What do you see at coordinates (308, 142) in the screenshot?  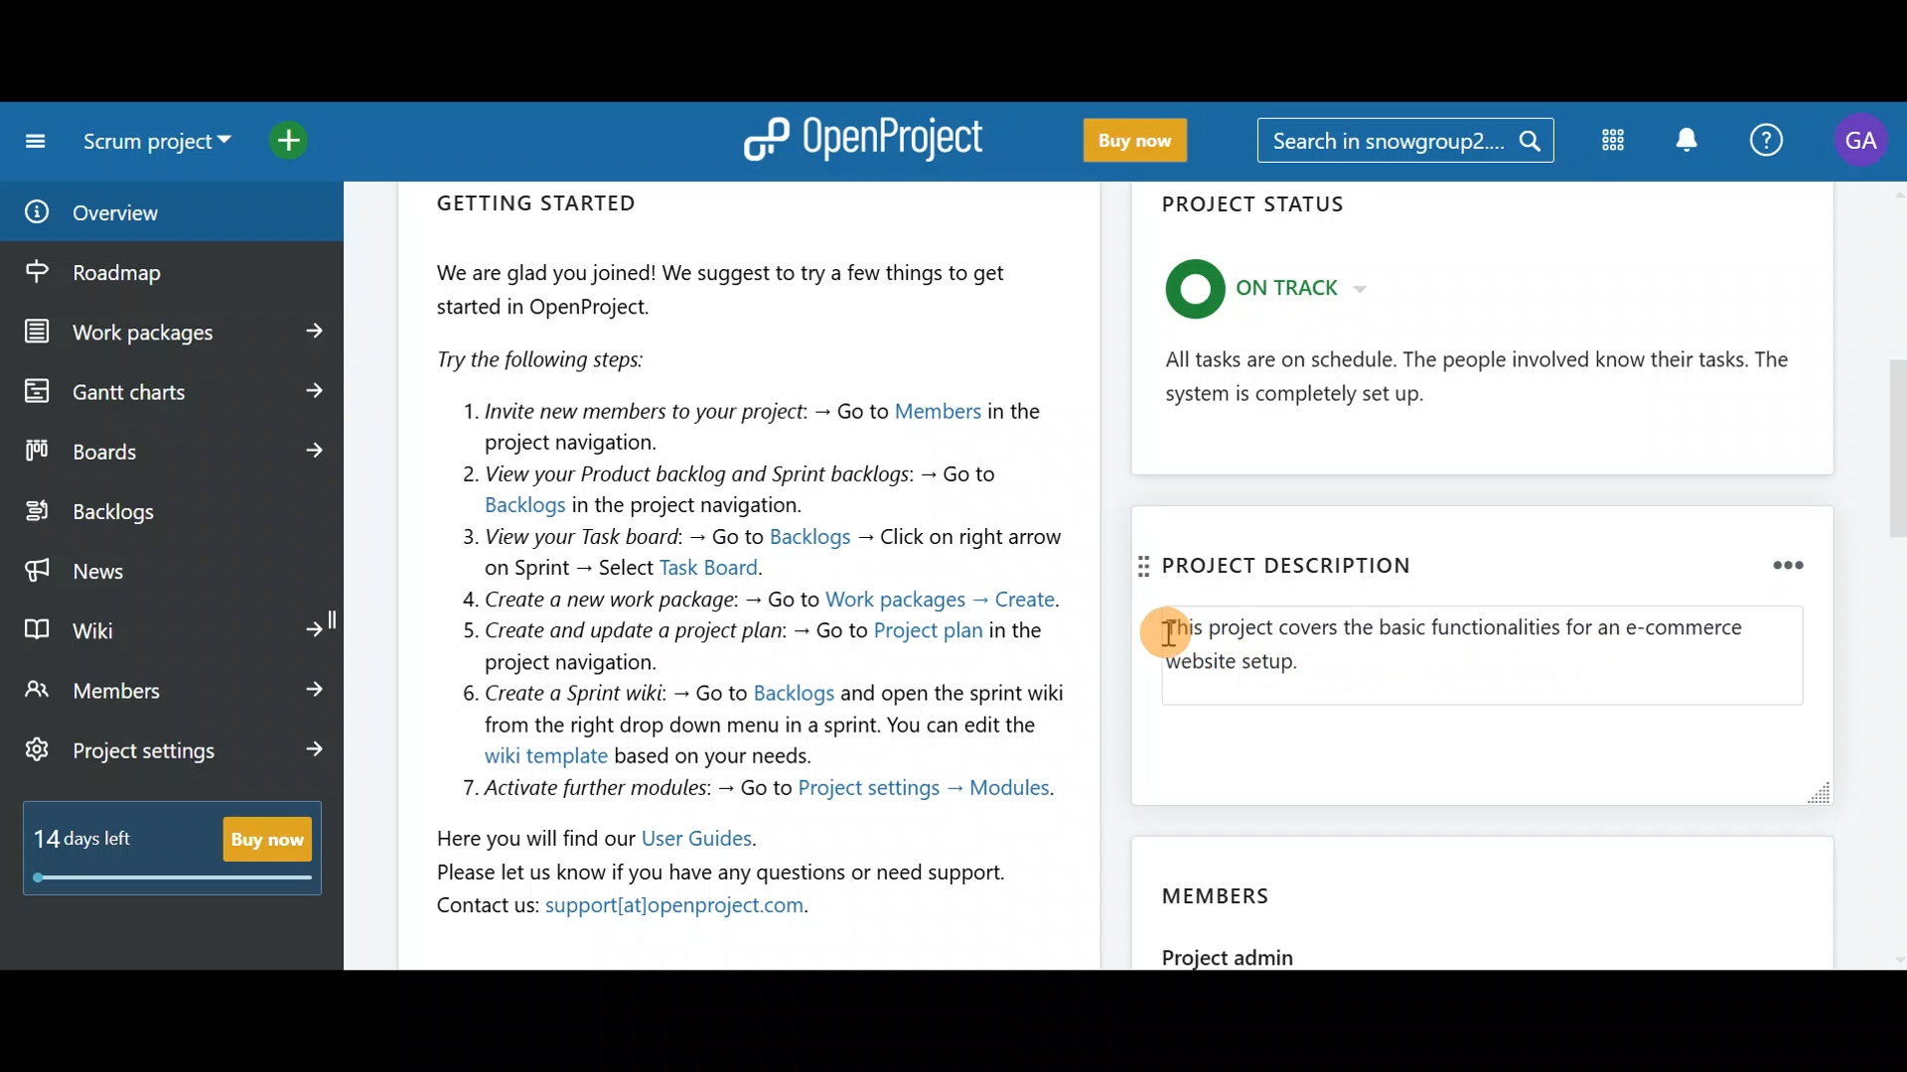 I see `Open quick add menu` at bounding box center [308, 142].